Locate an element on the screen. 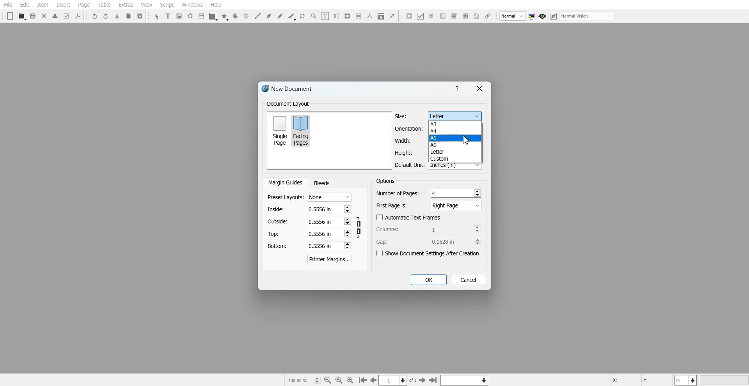 Image resolution: width=749 pixels, height=386 pixels. Go to the first page is located at coordinates (434, 380).